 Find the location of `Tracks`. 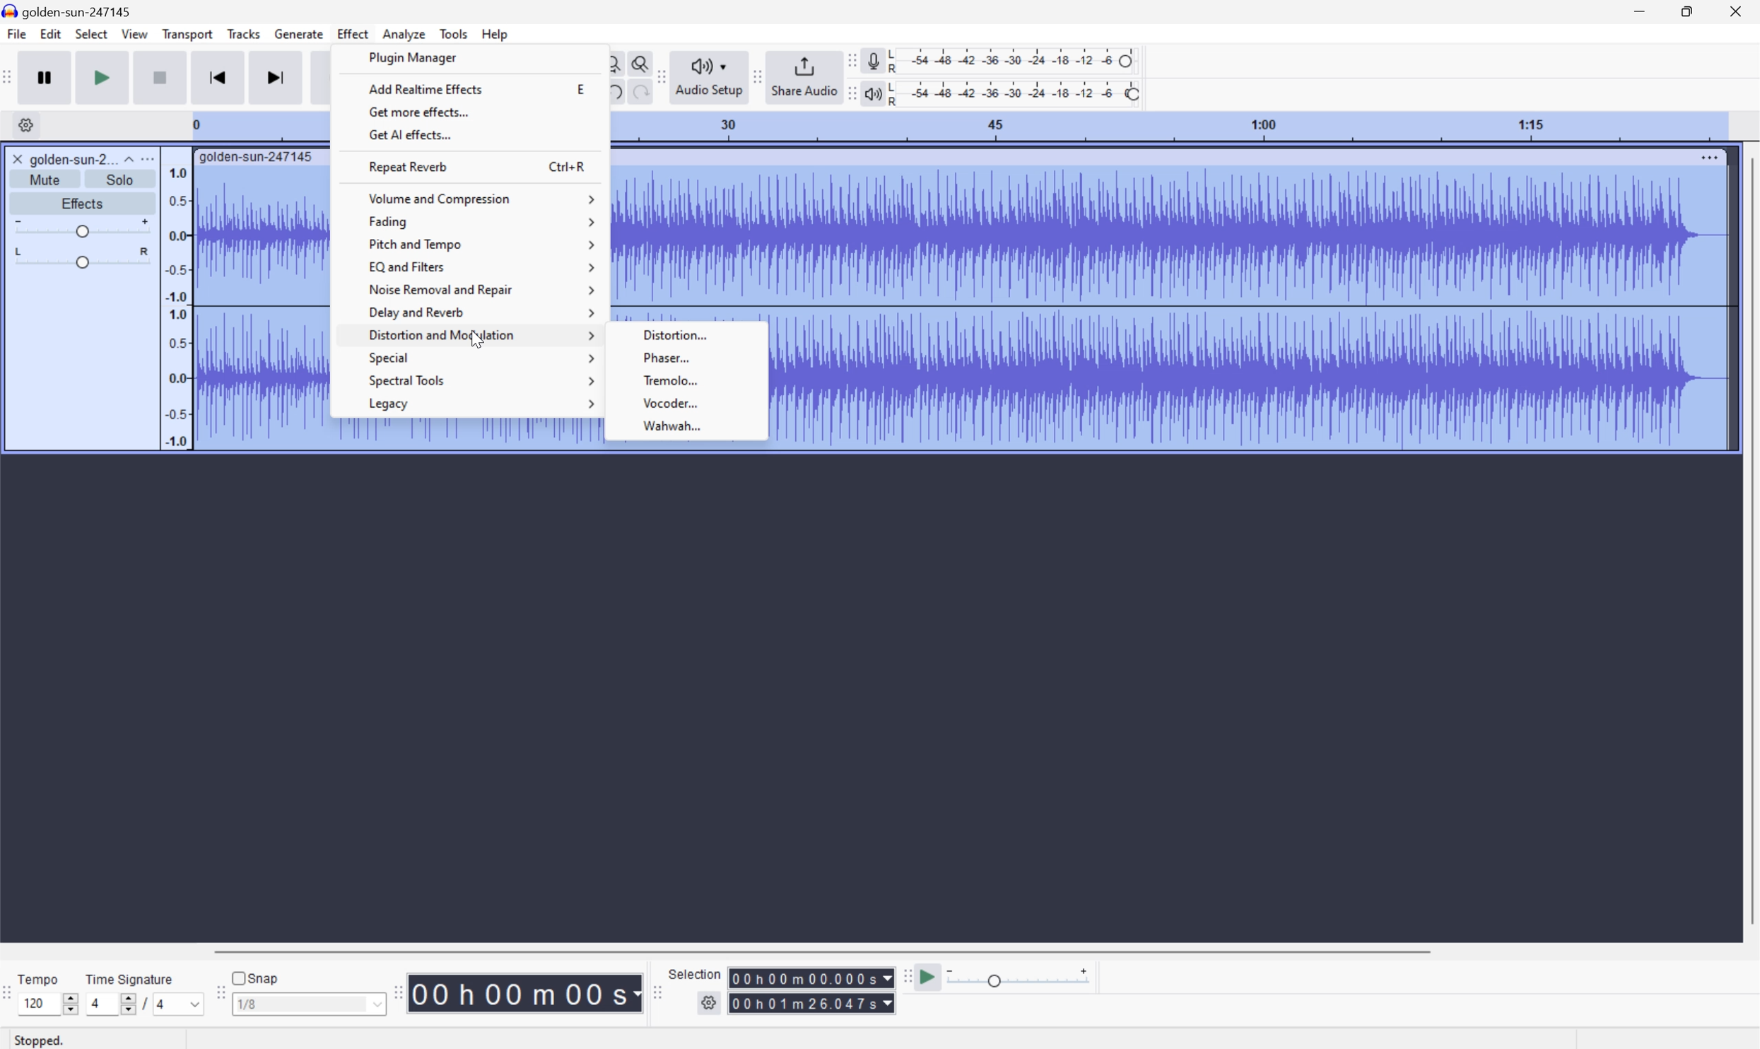

Tracks is located at coordinates (245, 33).